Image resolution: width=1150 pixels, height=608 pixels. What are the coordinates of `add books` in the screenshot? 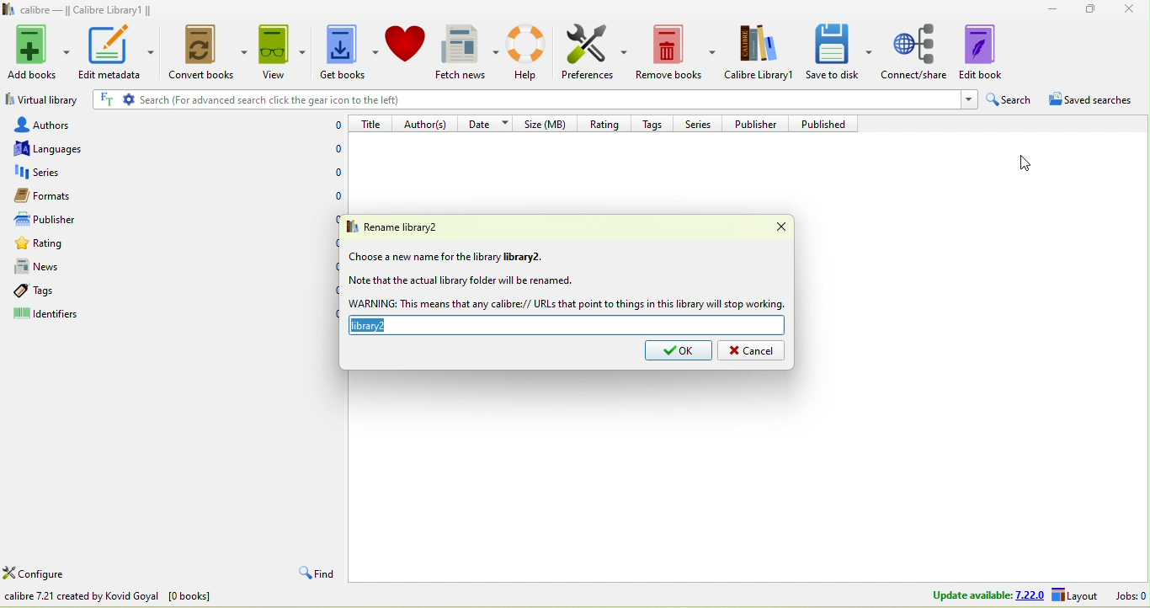 It's located at (40, 50).